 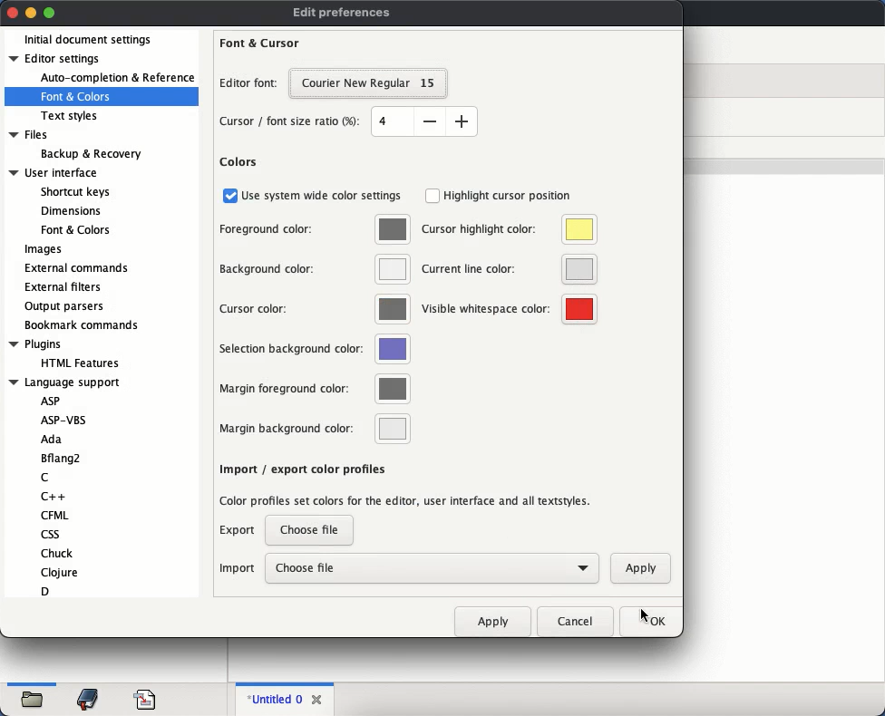 What do you see at coordinates (315, 309) in the screenshot?
I see `cursor color` at bounding box center [315, 309].